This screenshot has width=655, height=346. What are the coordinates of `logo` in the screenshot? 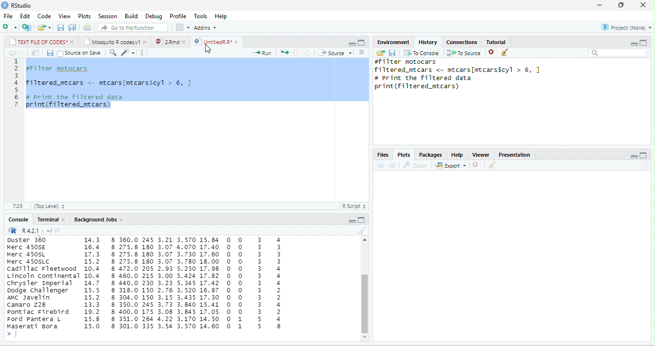 It's located at (5, 5).